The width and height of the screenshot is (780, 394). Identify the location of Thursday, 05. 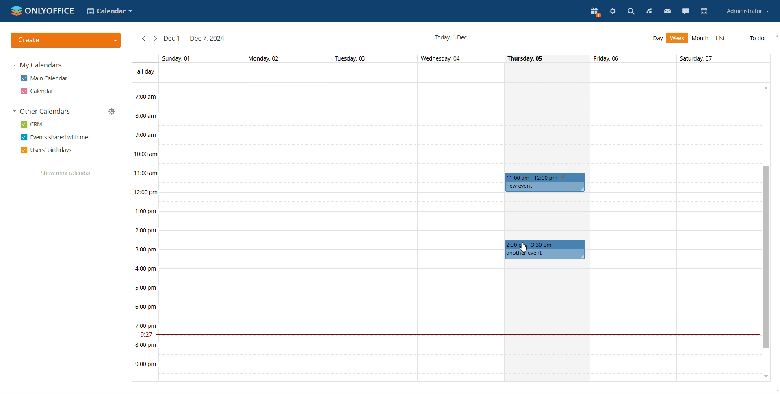
(526, 58).